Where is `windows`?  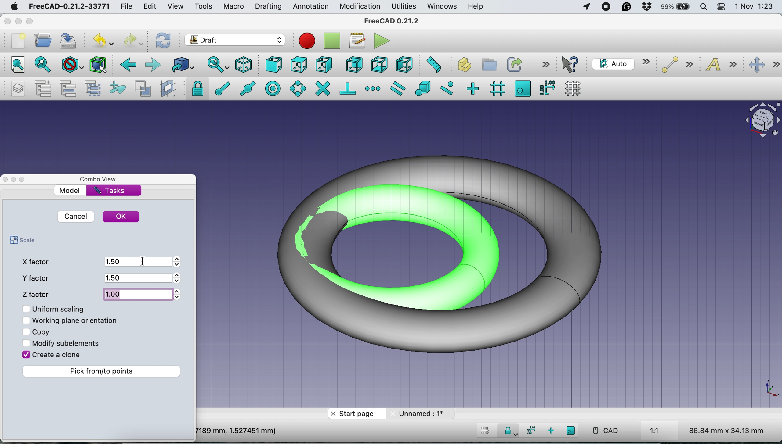 windows is located at coordinates (443, 7).